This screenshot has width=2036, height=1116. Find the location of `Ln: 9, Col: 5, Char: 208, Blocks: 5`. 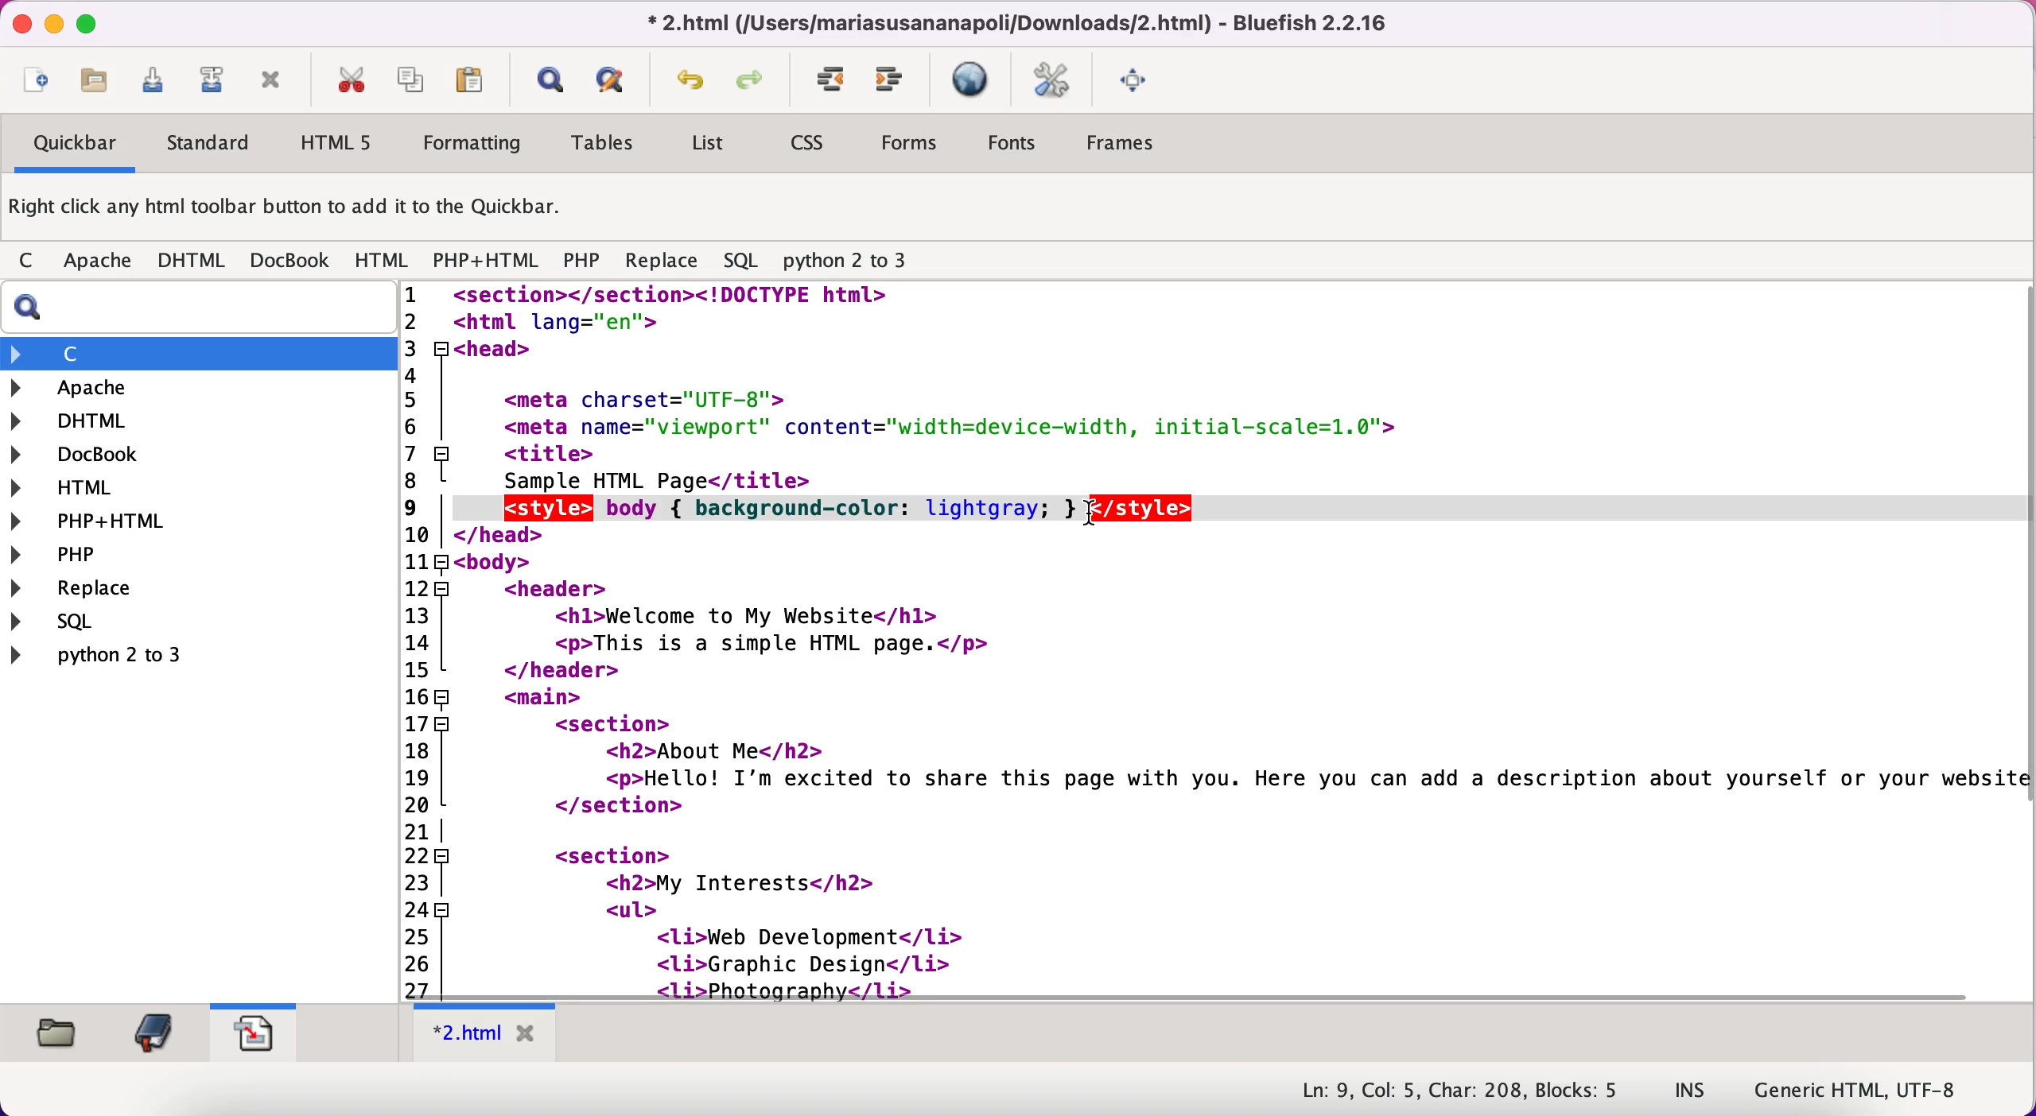

Ln: 9, Col: 5, Char: 208, Blocks: 5 is located at coordinates (1462, 1091).